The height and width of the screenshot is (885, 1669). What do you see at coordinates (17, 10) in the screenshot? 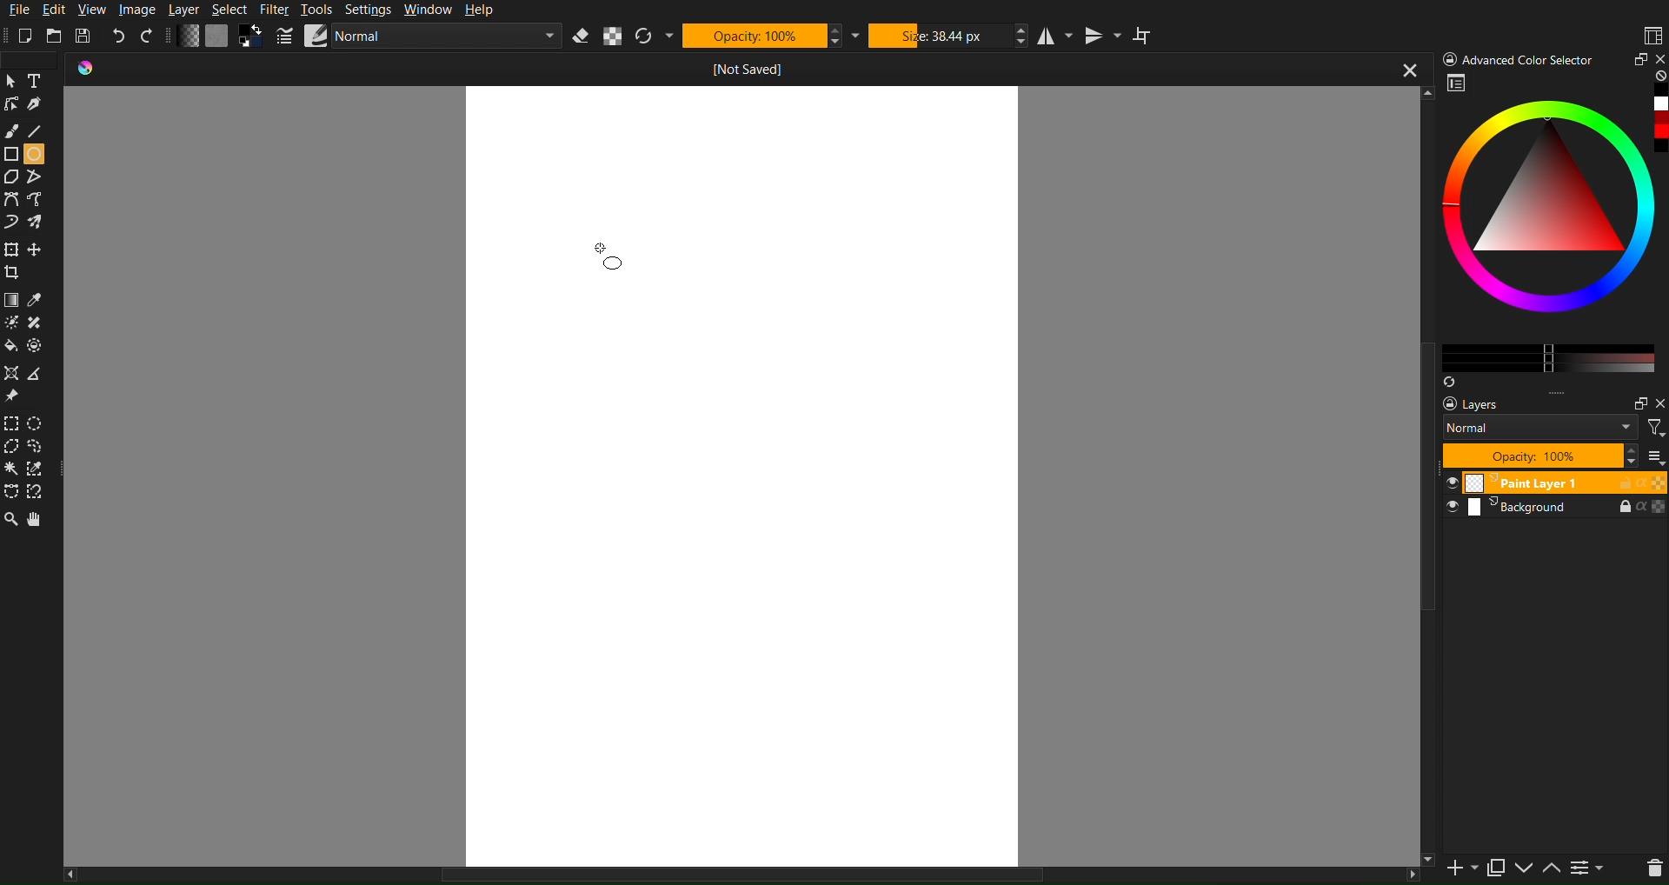
I see `File` at bounding box center [17, 10].